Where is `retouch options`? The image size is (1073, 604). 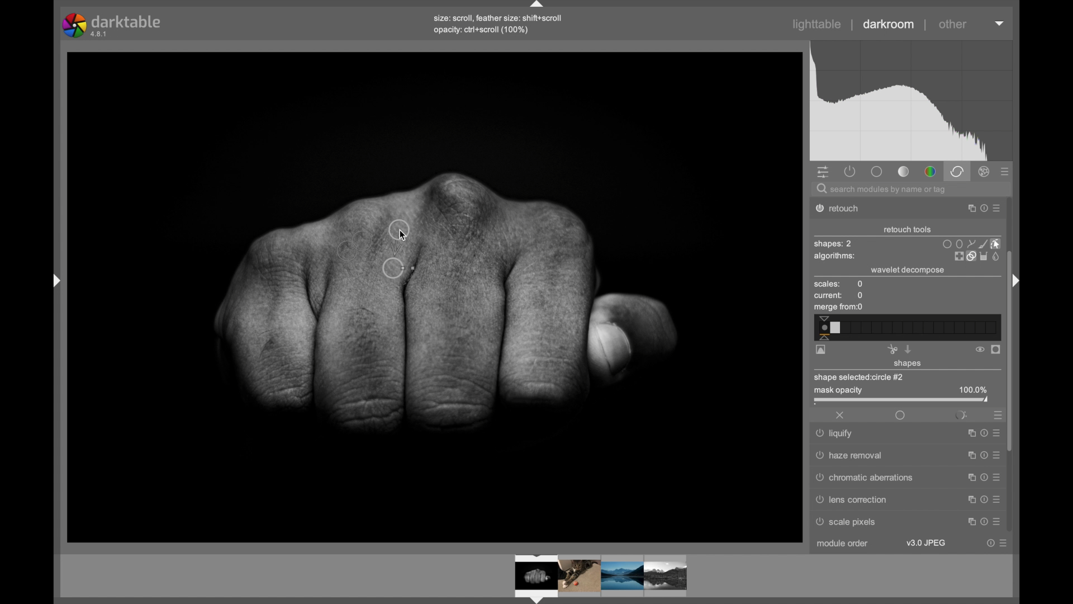
retouch options is located at coordinates (976, 257).